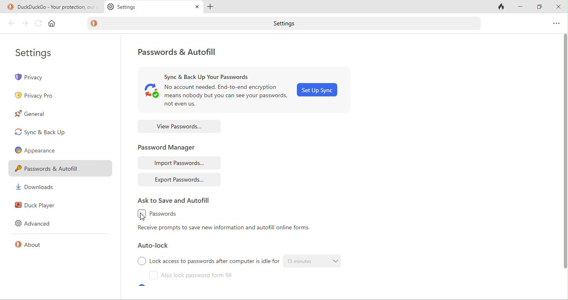 This screenshot has height=300, width=568. What do you see at coordinates (217, 75) in the screenshot?
I see `sync and back up password ` at bounding box center [217, 75].